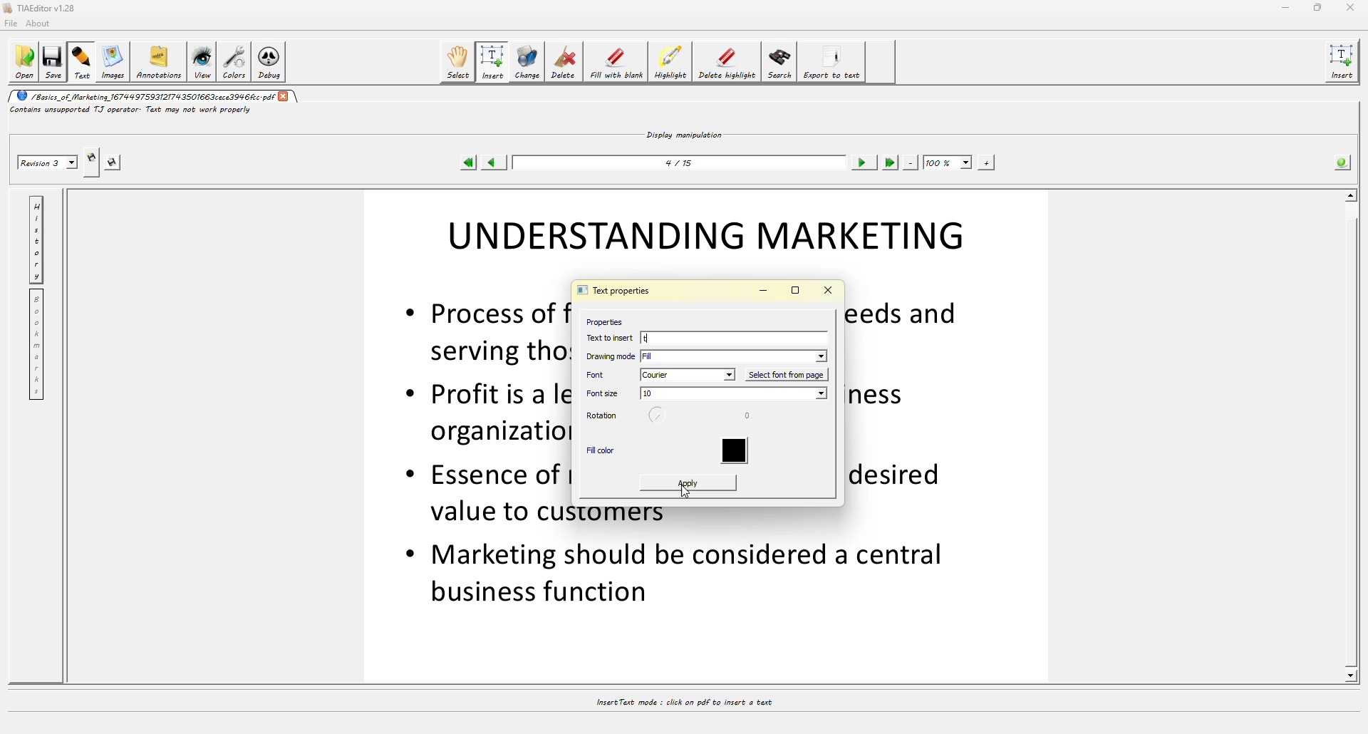 The image size is (1368, 734). I want to click on contains unsupported TJ operator text may not work properly, so click(133, 113).